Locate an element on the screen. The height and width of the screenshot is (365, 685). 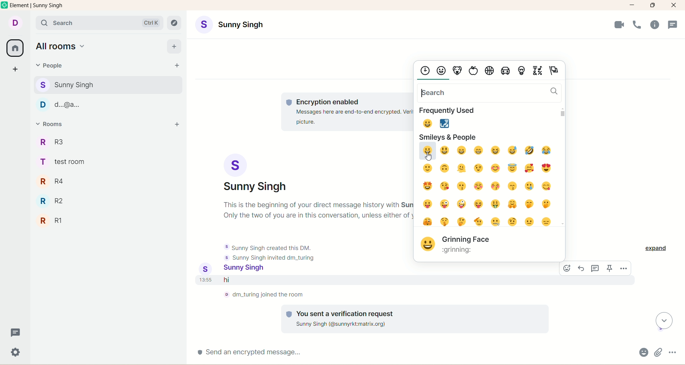
options is located at coordinates (624, 268).